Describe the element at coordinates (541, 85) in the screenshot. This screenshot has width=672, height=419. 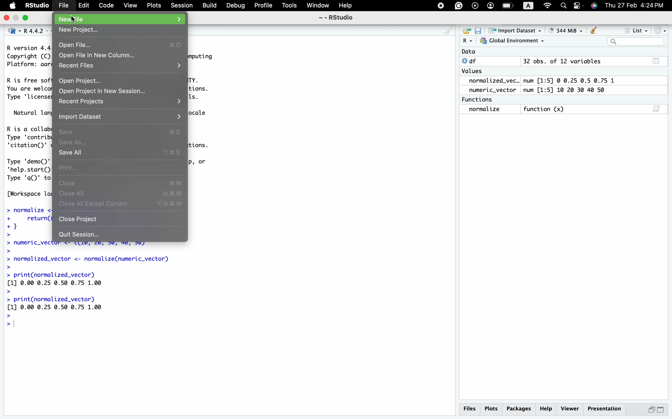
I see `Data
O df 32 obs. of 12 variables
Values
normalized_vec.. num [1:5] @ 0.25 0.5 0.75 1
numeric_vector num [1:5] 10 20 30 40 50
Functions
normalize function (x)` at that location.